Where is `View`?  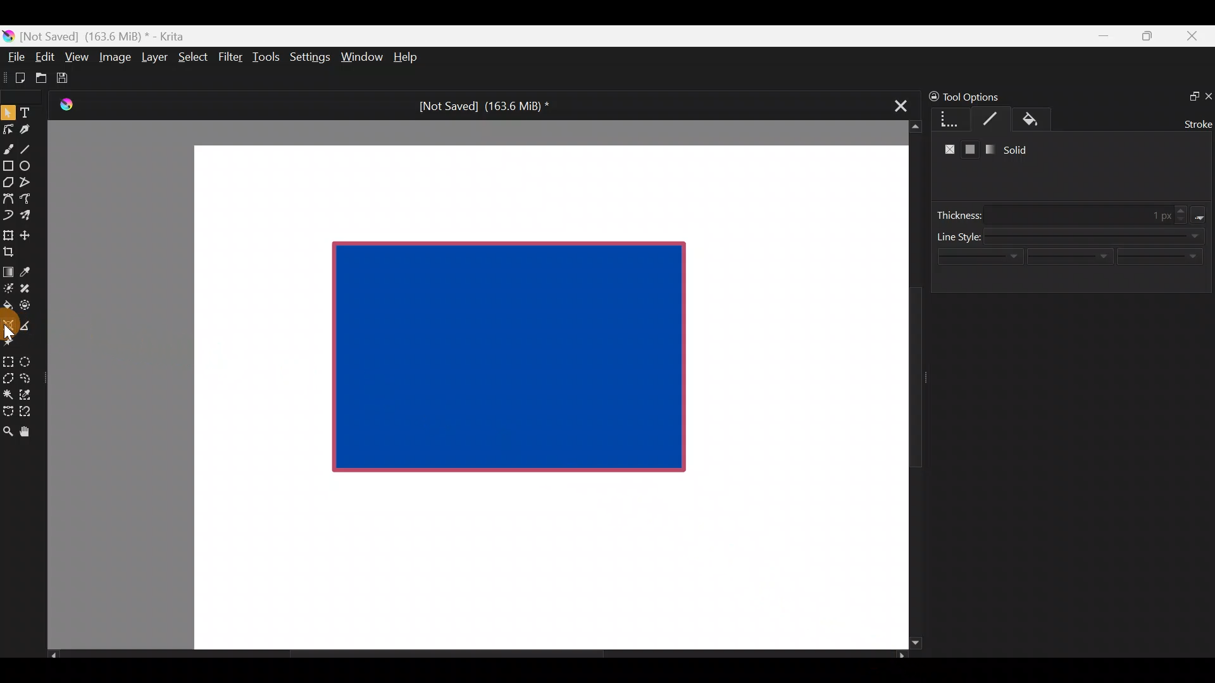
View is located at coordinates (77, 57).